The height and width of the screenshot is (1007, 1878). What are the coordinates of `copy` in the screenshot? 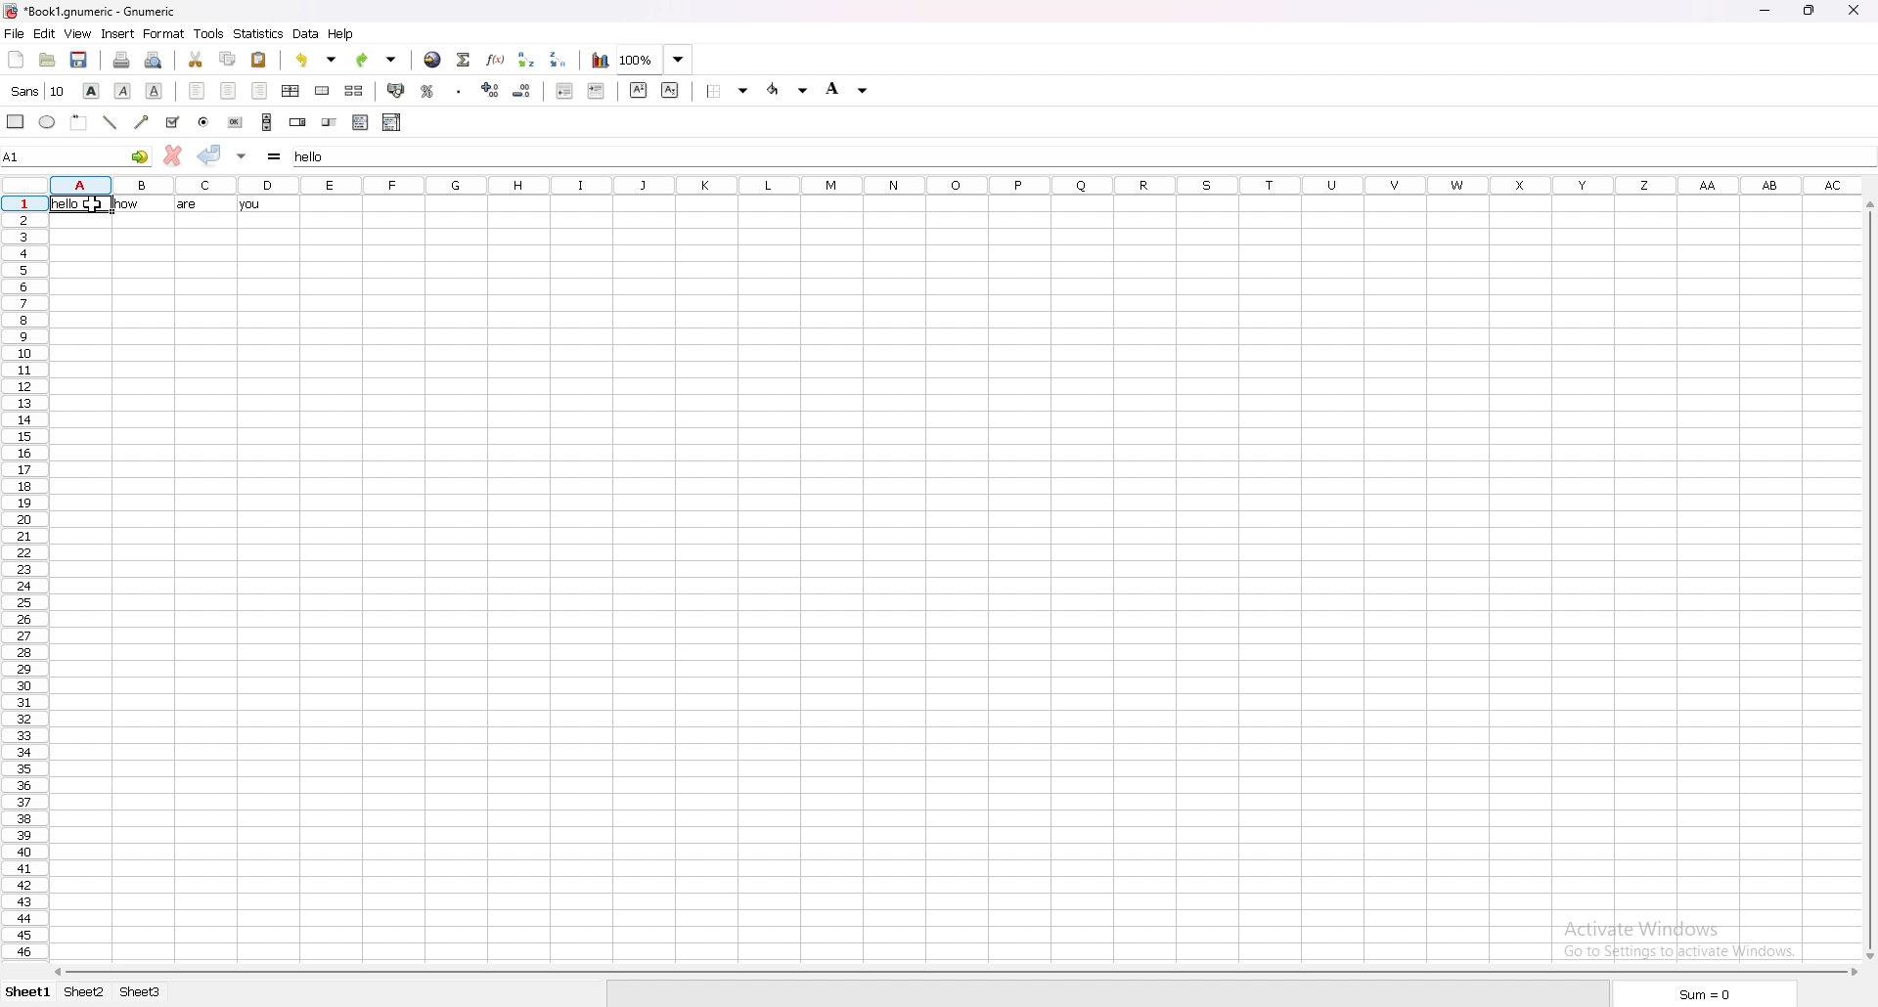 It's located at (227, 59).